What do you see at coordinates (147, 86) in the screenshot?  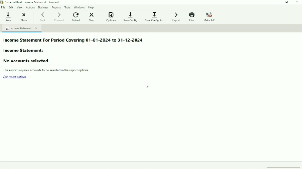 I see `Cursor` at bounding box center [147, 86].